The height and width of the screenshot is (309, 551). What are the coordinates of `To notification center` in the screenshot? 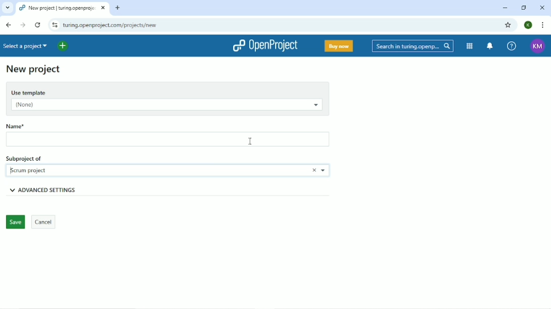 It's located at (490, 46).